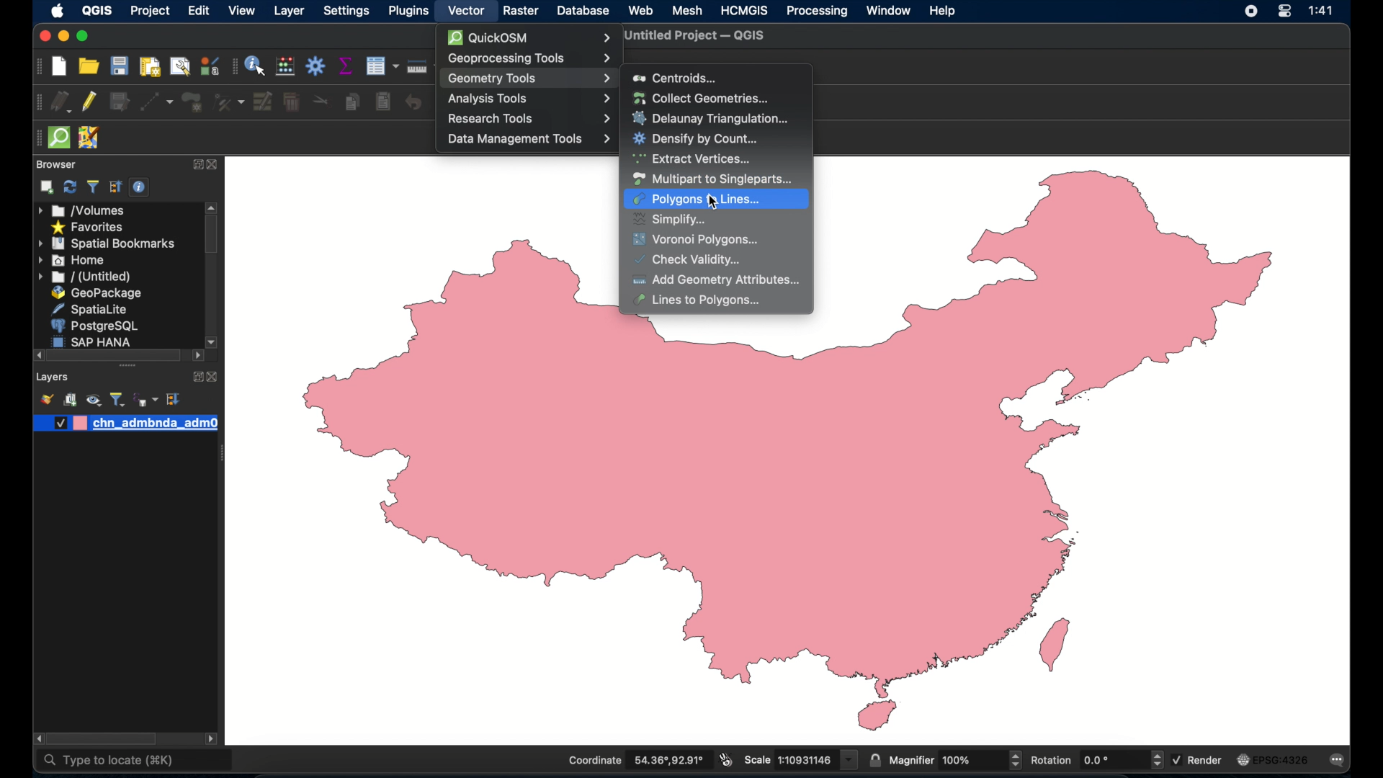 The height and width of the screenshot is (778, 1383). What do you see at coordinates (316, 66) in the screenshot?
I see `toolbox` at bounding box center [316, 66].